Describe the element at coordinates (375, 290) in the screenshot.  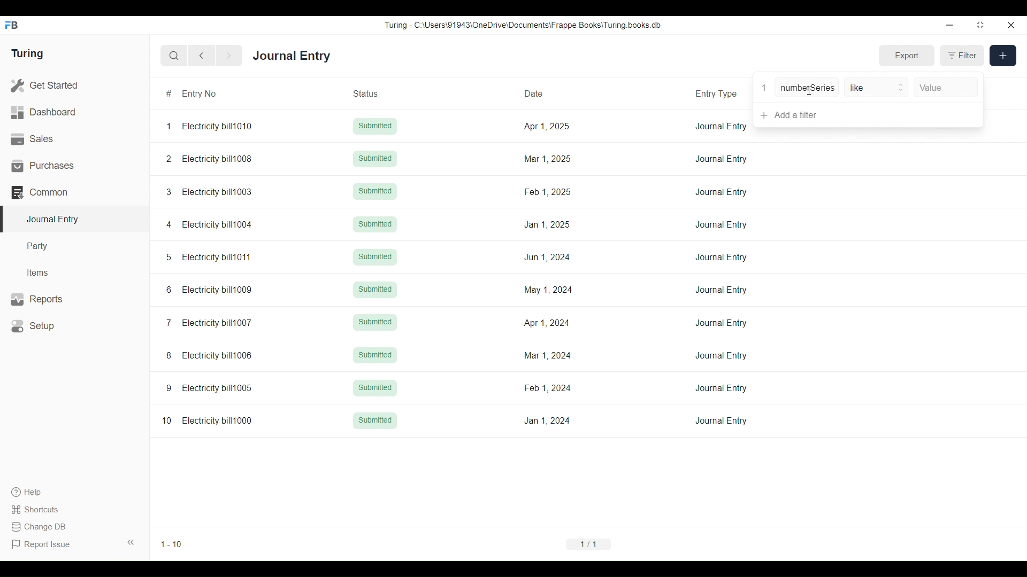
I see `Submitted` at that location.